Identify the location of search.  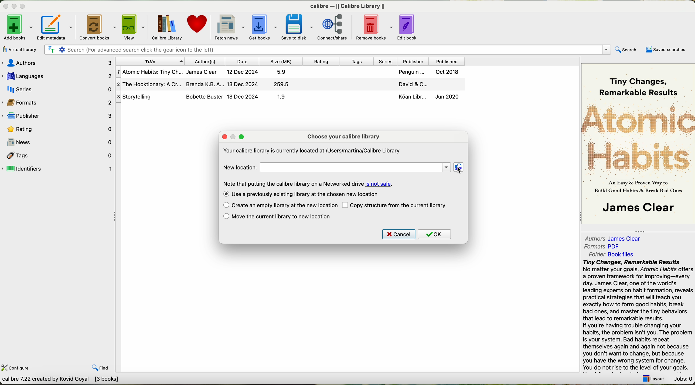
(627, 50).